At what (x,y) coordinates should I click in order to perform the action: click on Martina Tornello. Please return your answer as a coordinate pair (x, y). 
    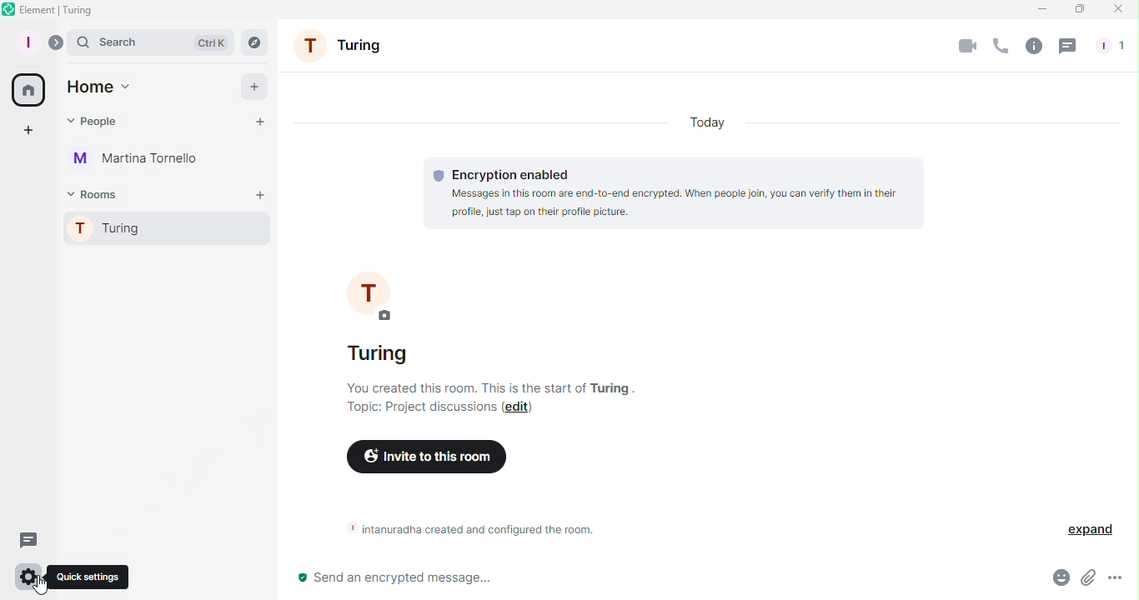
    Looking at the image, I should click on (138, 162).